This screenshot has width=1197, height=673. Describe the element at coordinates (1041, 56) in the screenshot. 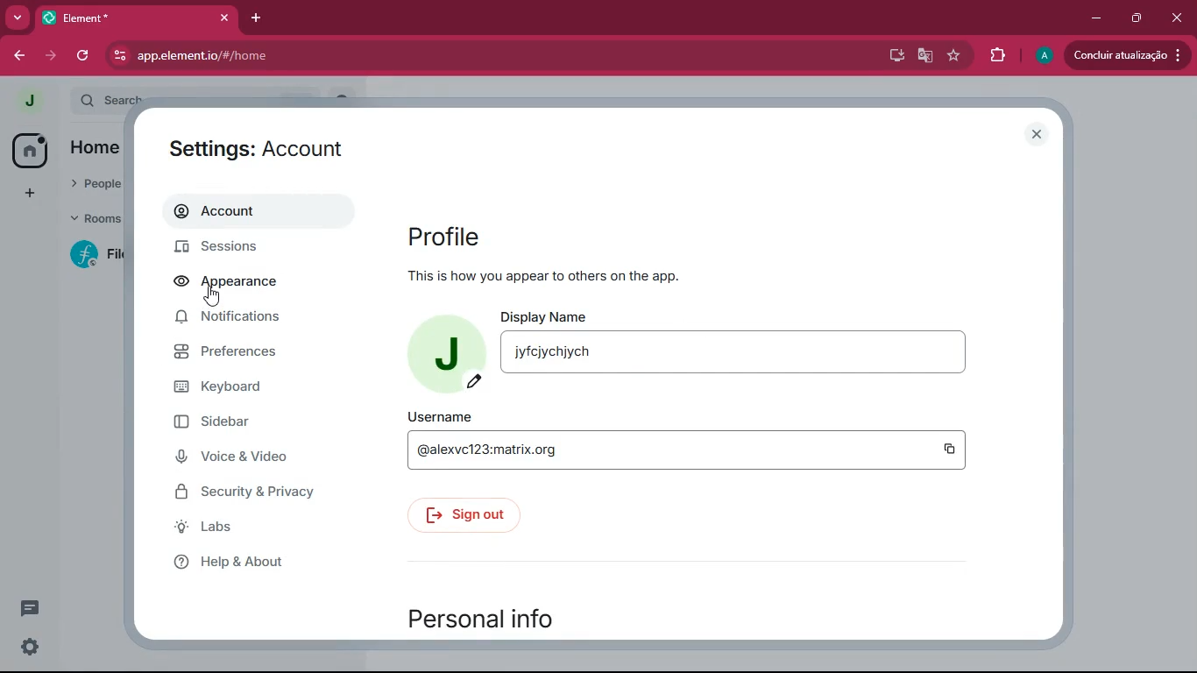

I see `profile` at that location.